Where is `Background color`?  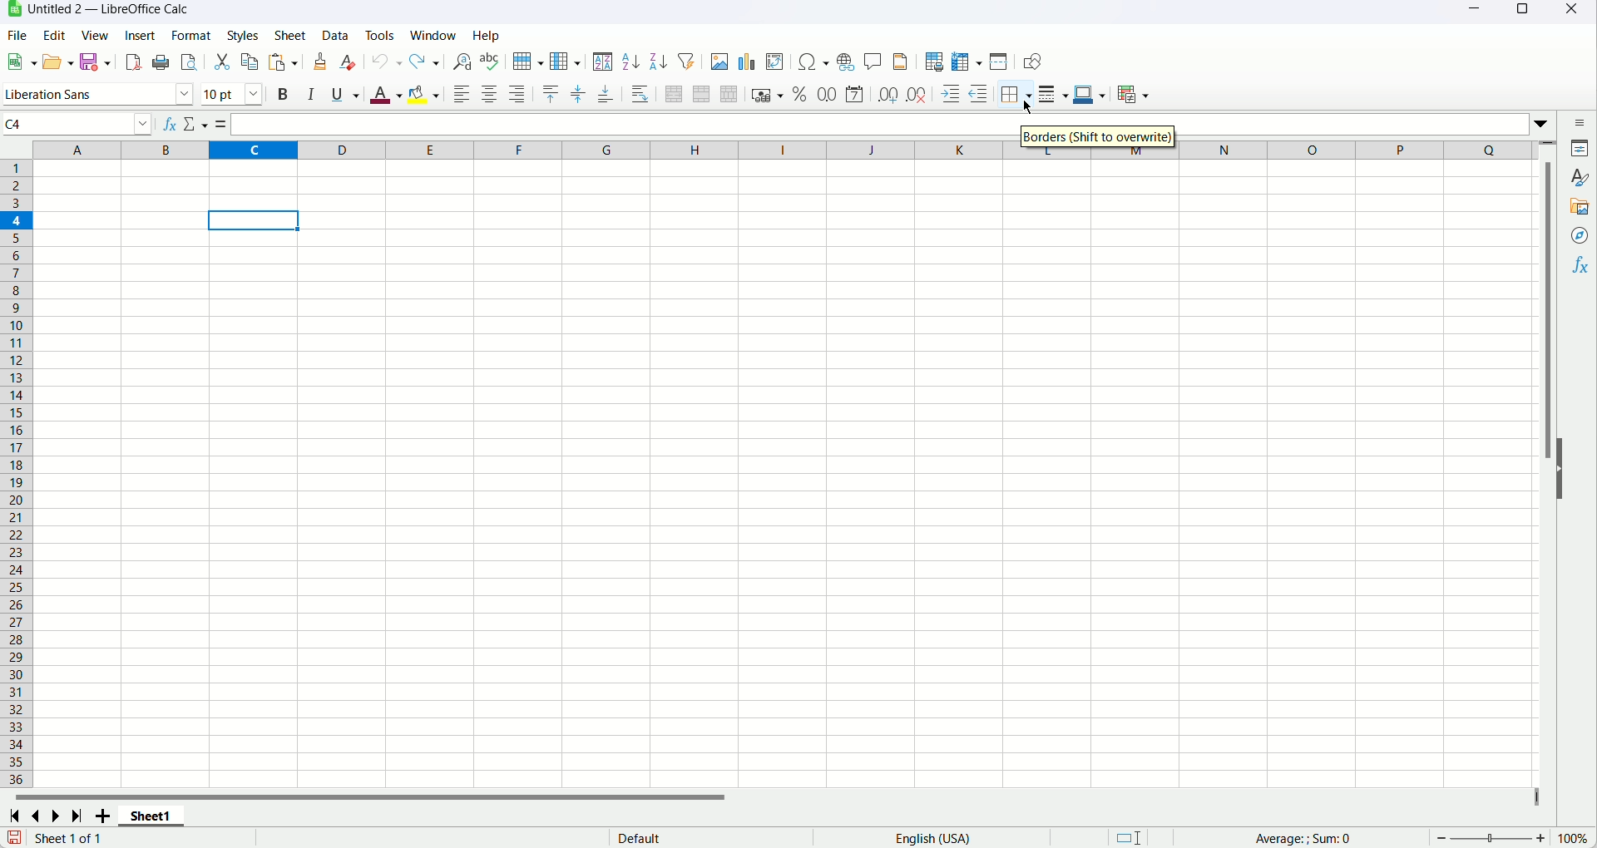
Background color is located at coordinates (424, 96).